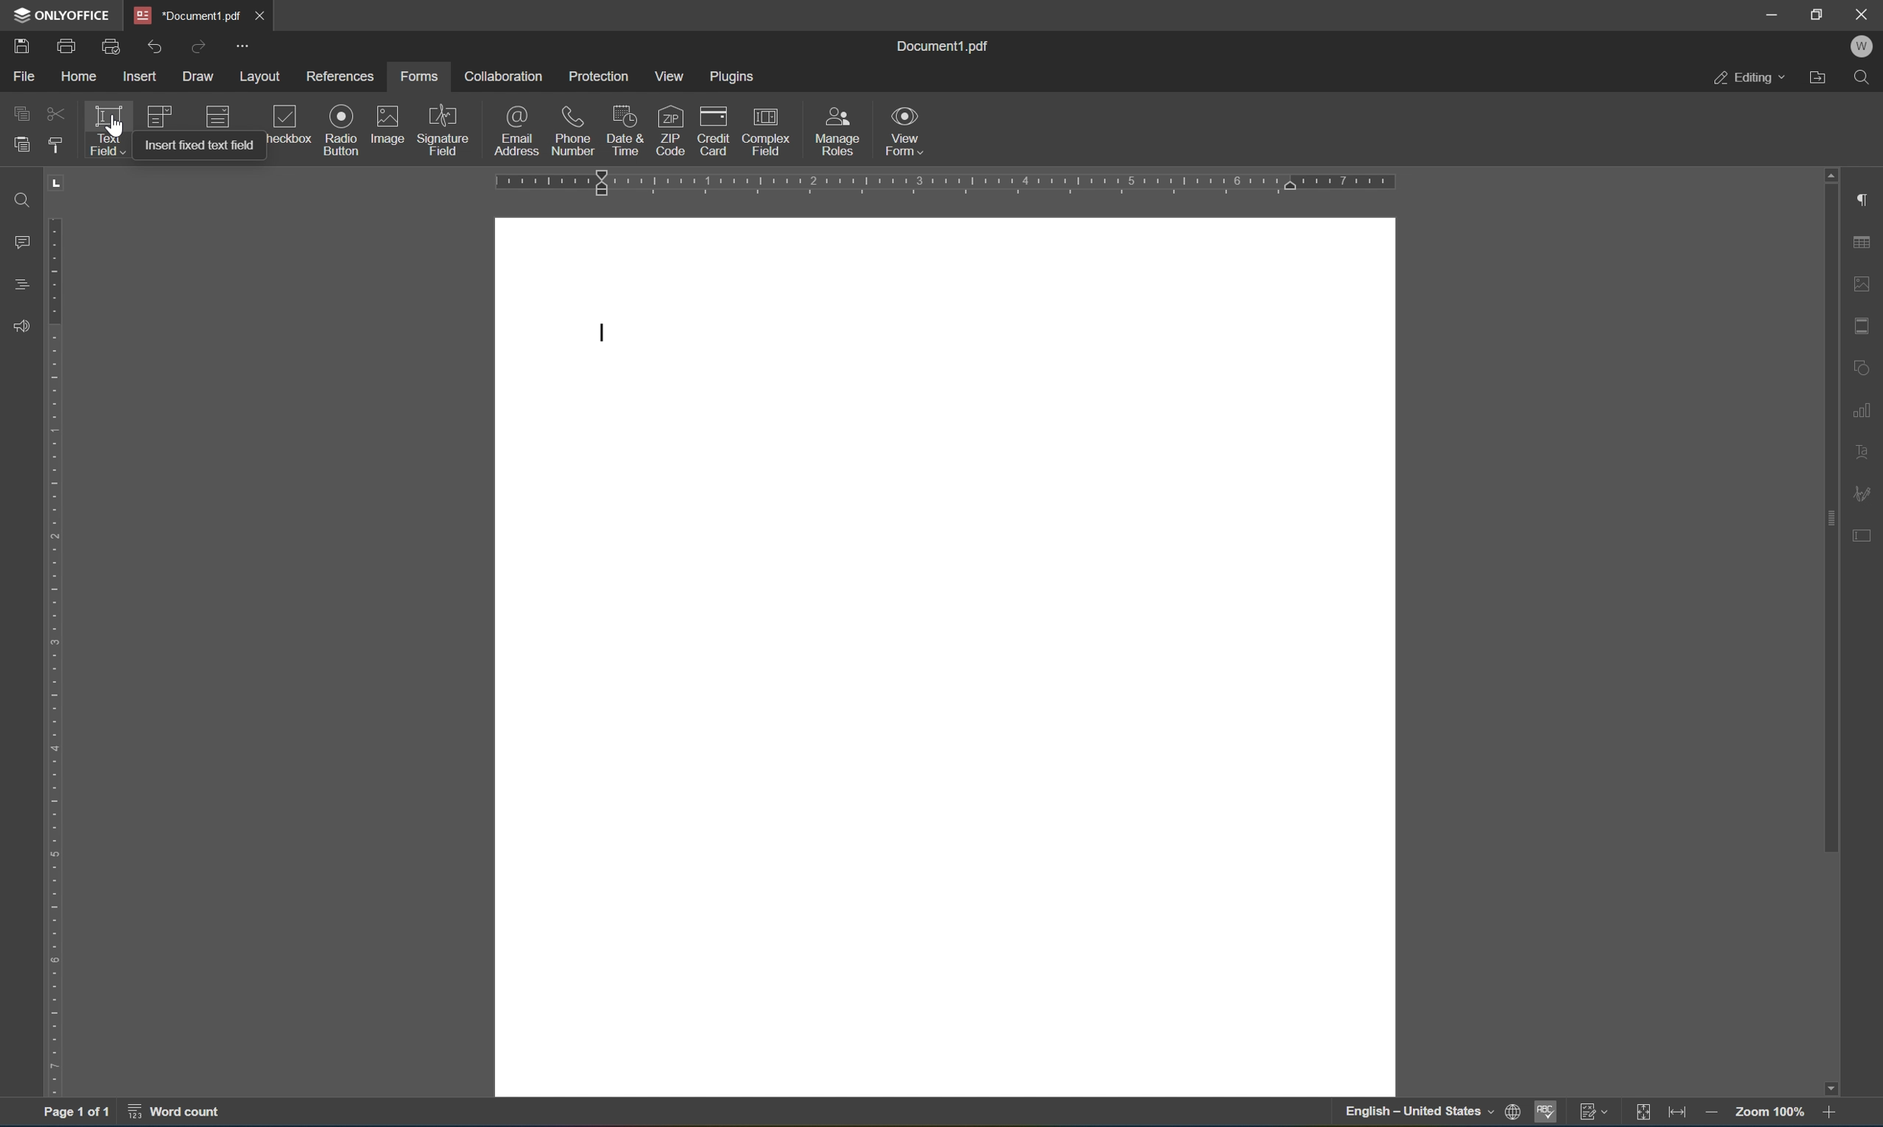 Image resolution: width=1883 pixels, height=1127 pixels. I want to click on scroll up, so click(1827, 172).